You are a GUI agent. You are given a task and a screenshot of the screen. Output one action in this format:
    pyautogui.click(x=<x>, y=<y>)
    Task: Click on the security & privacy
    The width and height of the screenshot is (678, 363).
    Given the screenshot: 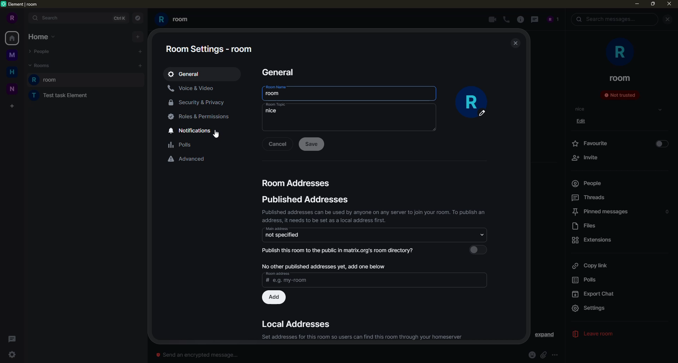 What is the action you would take?
    pyautogui.click(x=198, y=103)
    